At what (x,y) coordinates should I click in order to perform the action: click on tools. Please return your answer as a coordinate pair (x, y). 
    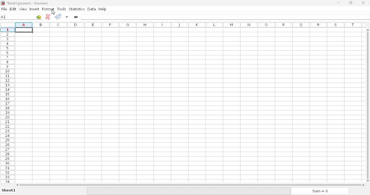
    Looking at the image, I should click on (62, 9).